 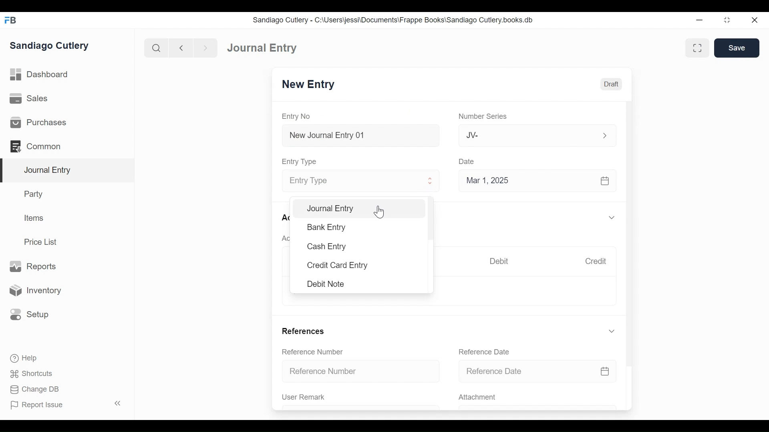 What do you see at coordinates (537, 398) in the screenshot?
I see `Attachment` at bounding box center [537, 398].